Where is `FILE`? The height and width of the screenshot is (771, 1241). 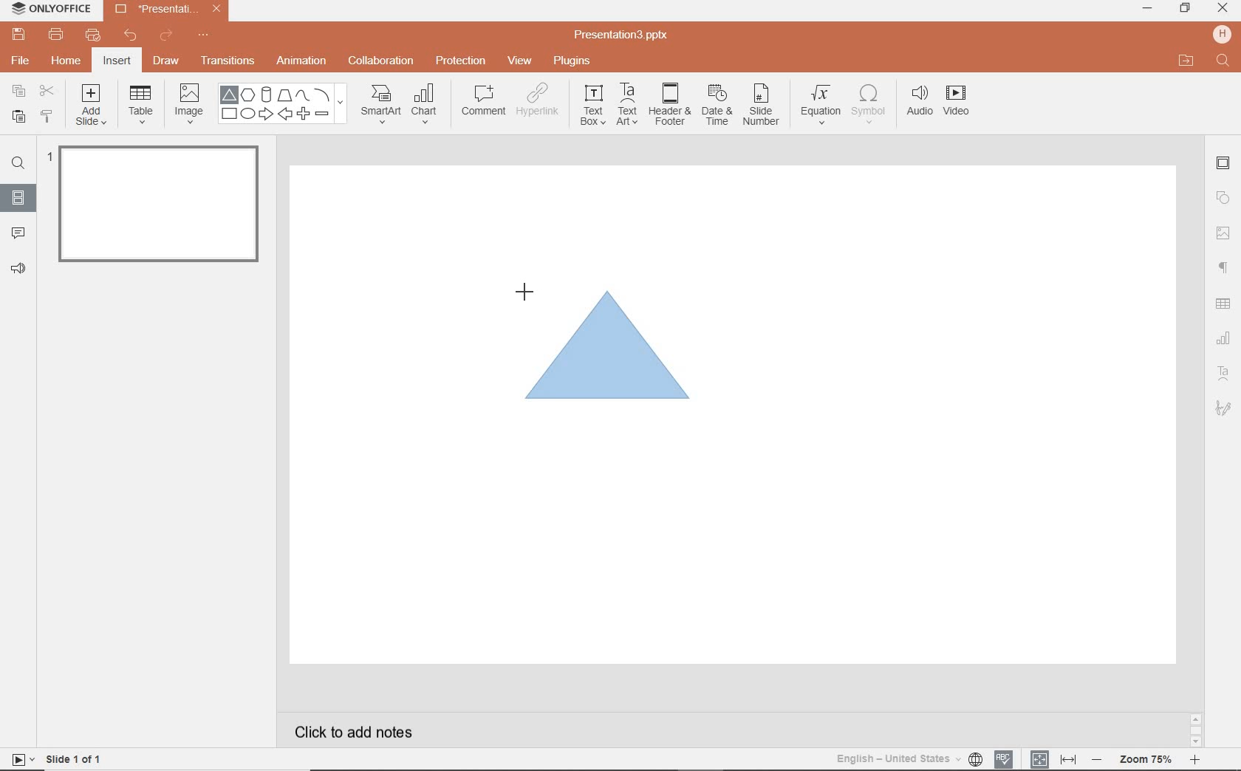 FILE is located at coordinates (22, 58).